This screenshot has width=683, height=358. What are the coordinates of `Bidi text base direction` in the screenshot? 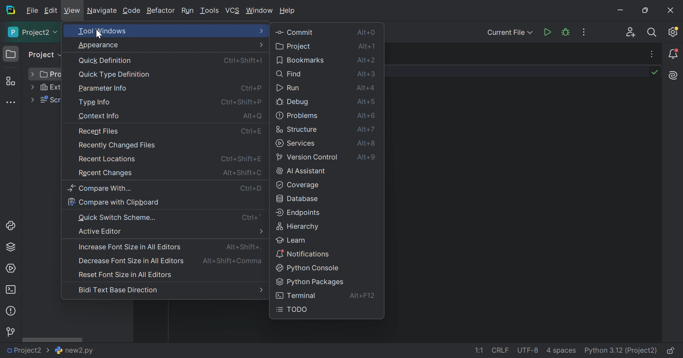 It's located at (118, 291).